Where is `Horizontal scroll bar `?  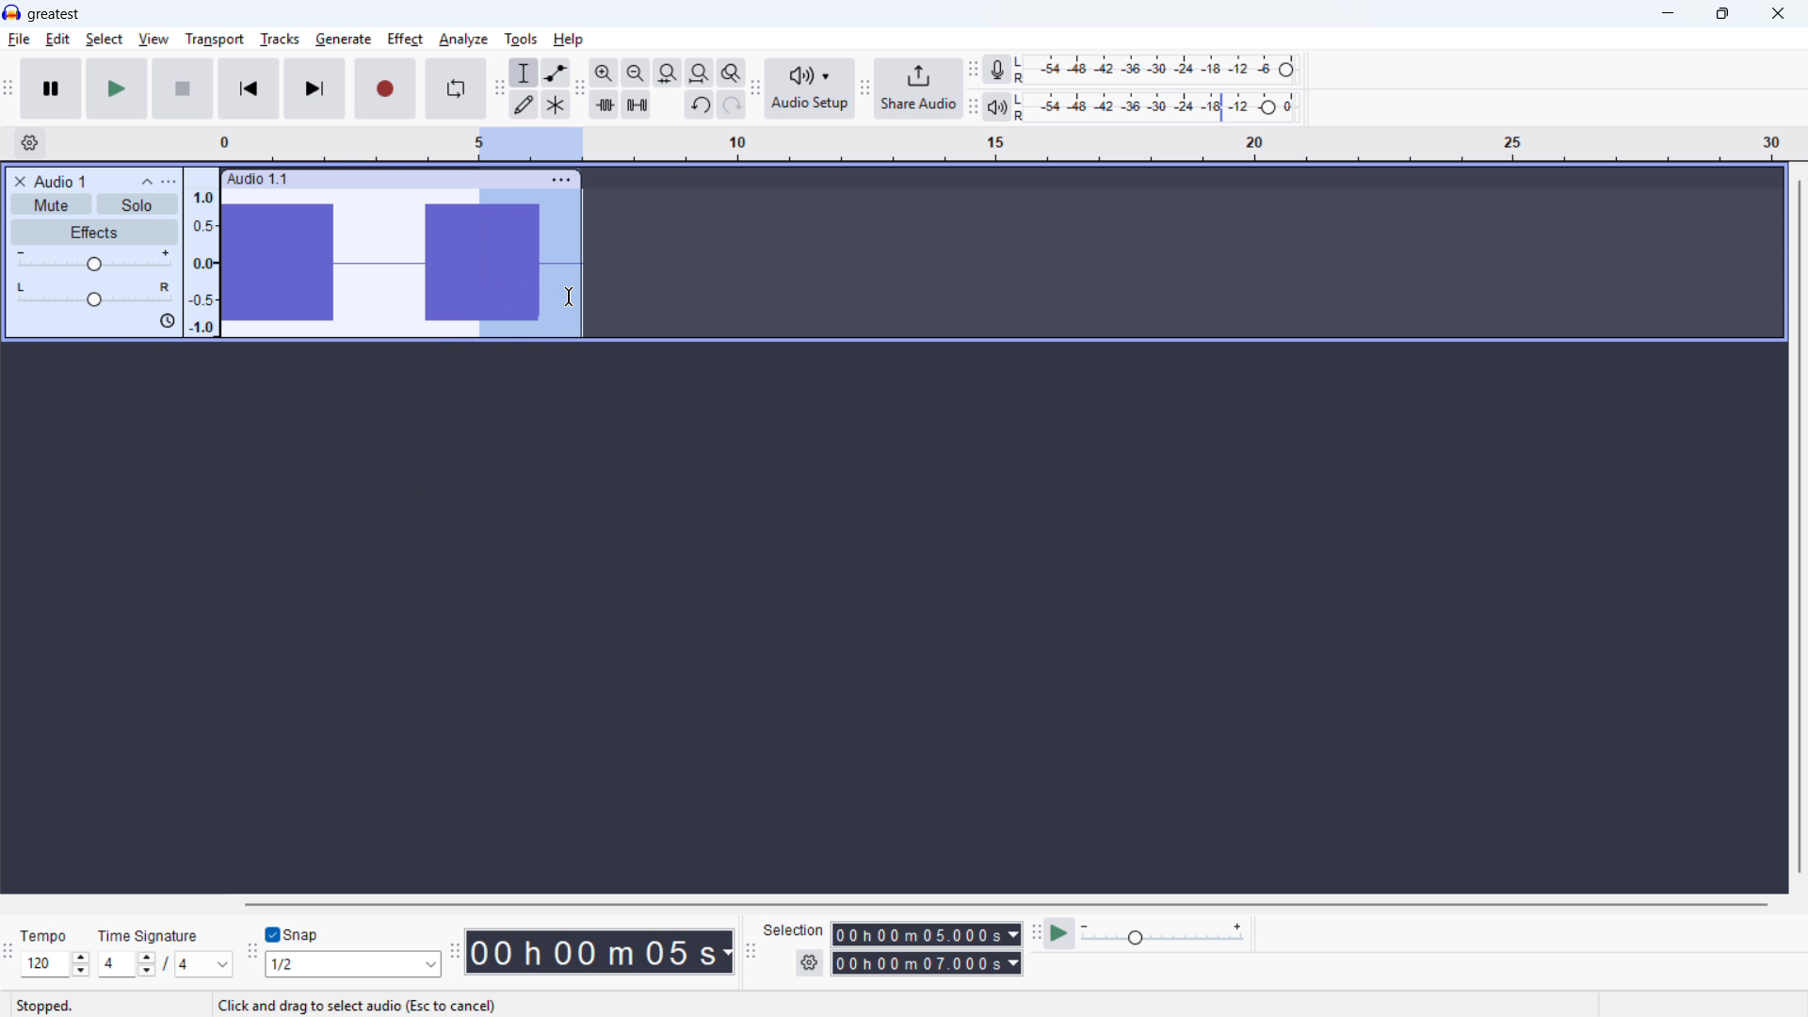 Horizontal scroll bar  is located at coordinates (1005, 905).